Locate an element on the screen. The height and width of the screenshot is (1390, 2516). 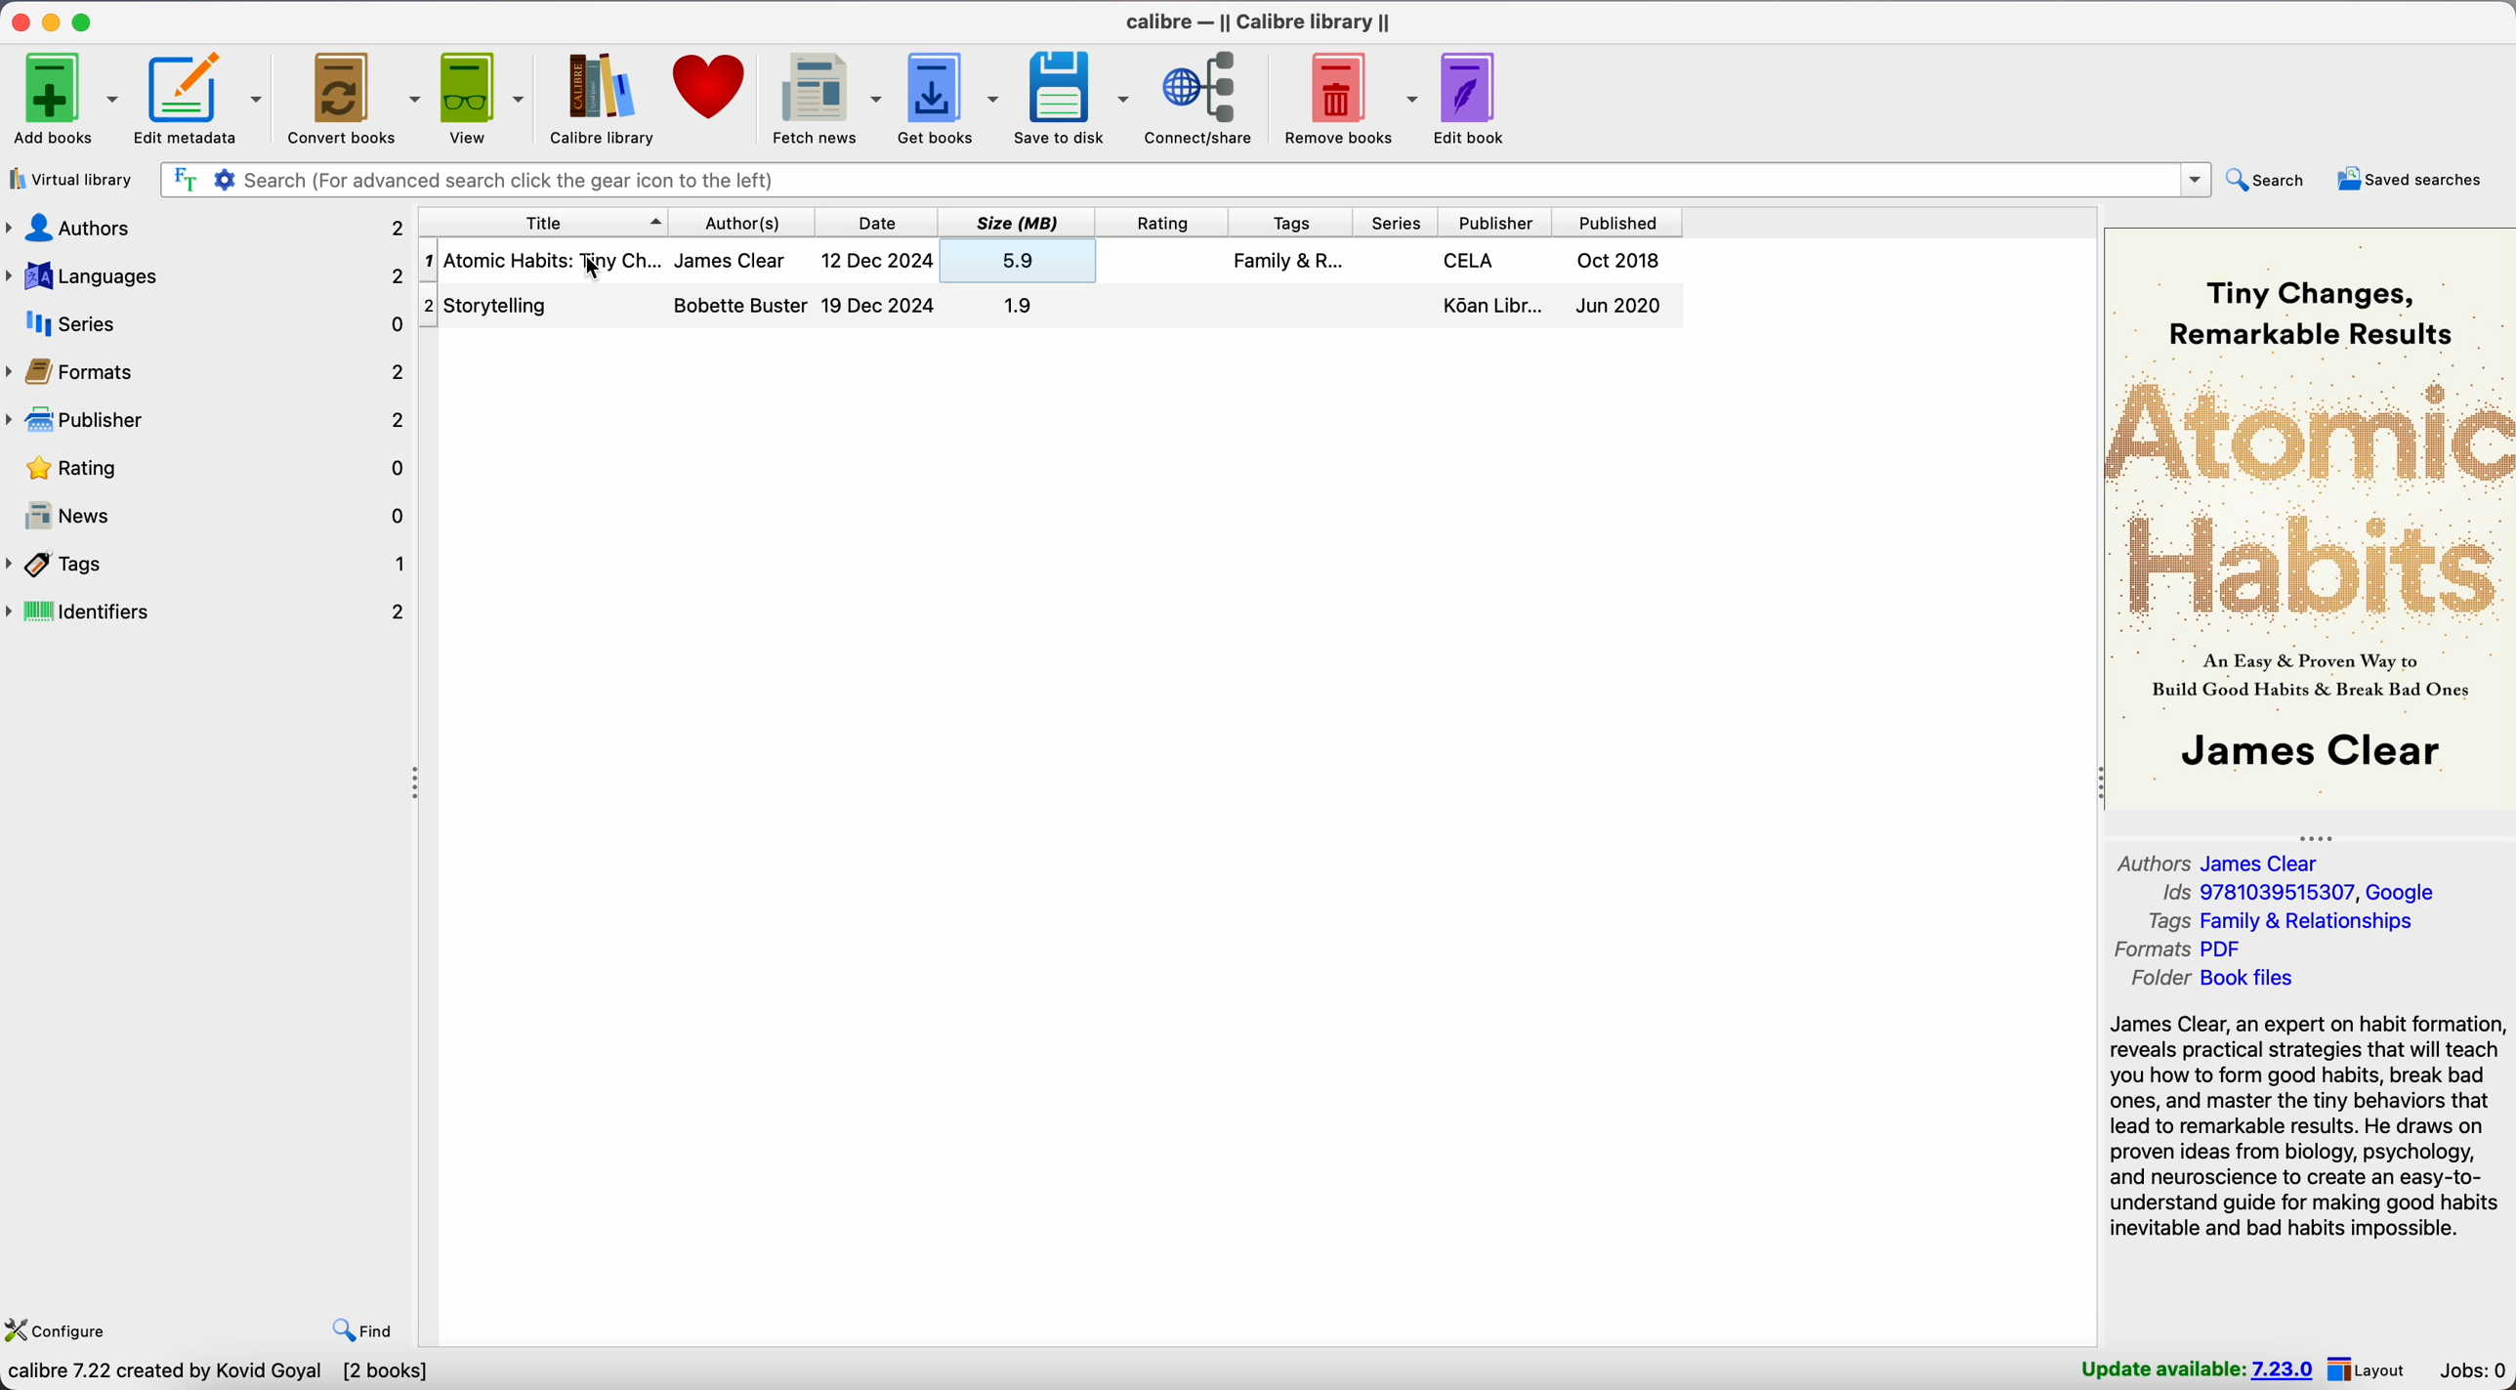
tags is located at coordinates (1289, 223).